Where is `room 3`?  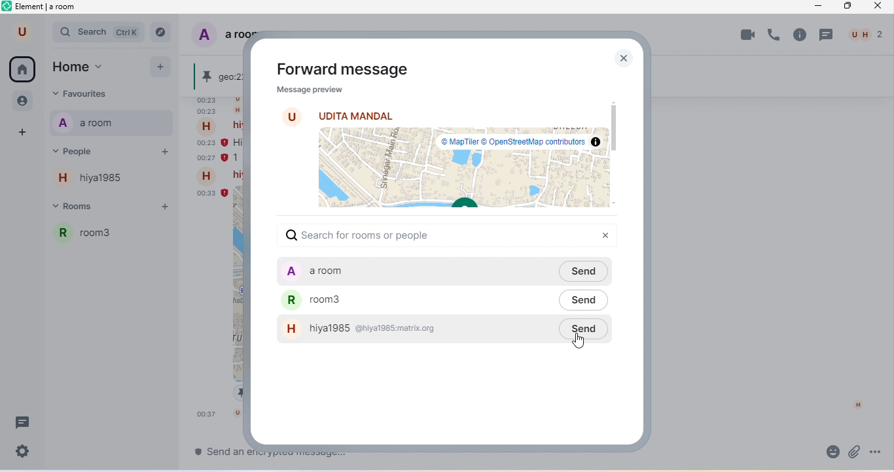
room 3 is located at coordinates (418, 299).